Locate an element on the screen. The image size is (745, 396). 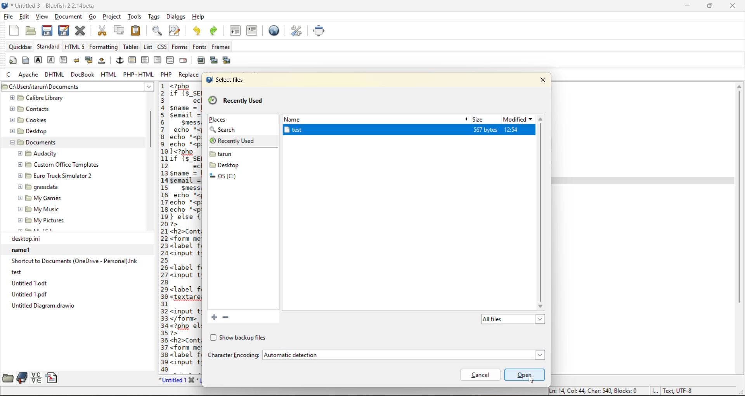
break and clear is located at coordinates (90, 61).